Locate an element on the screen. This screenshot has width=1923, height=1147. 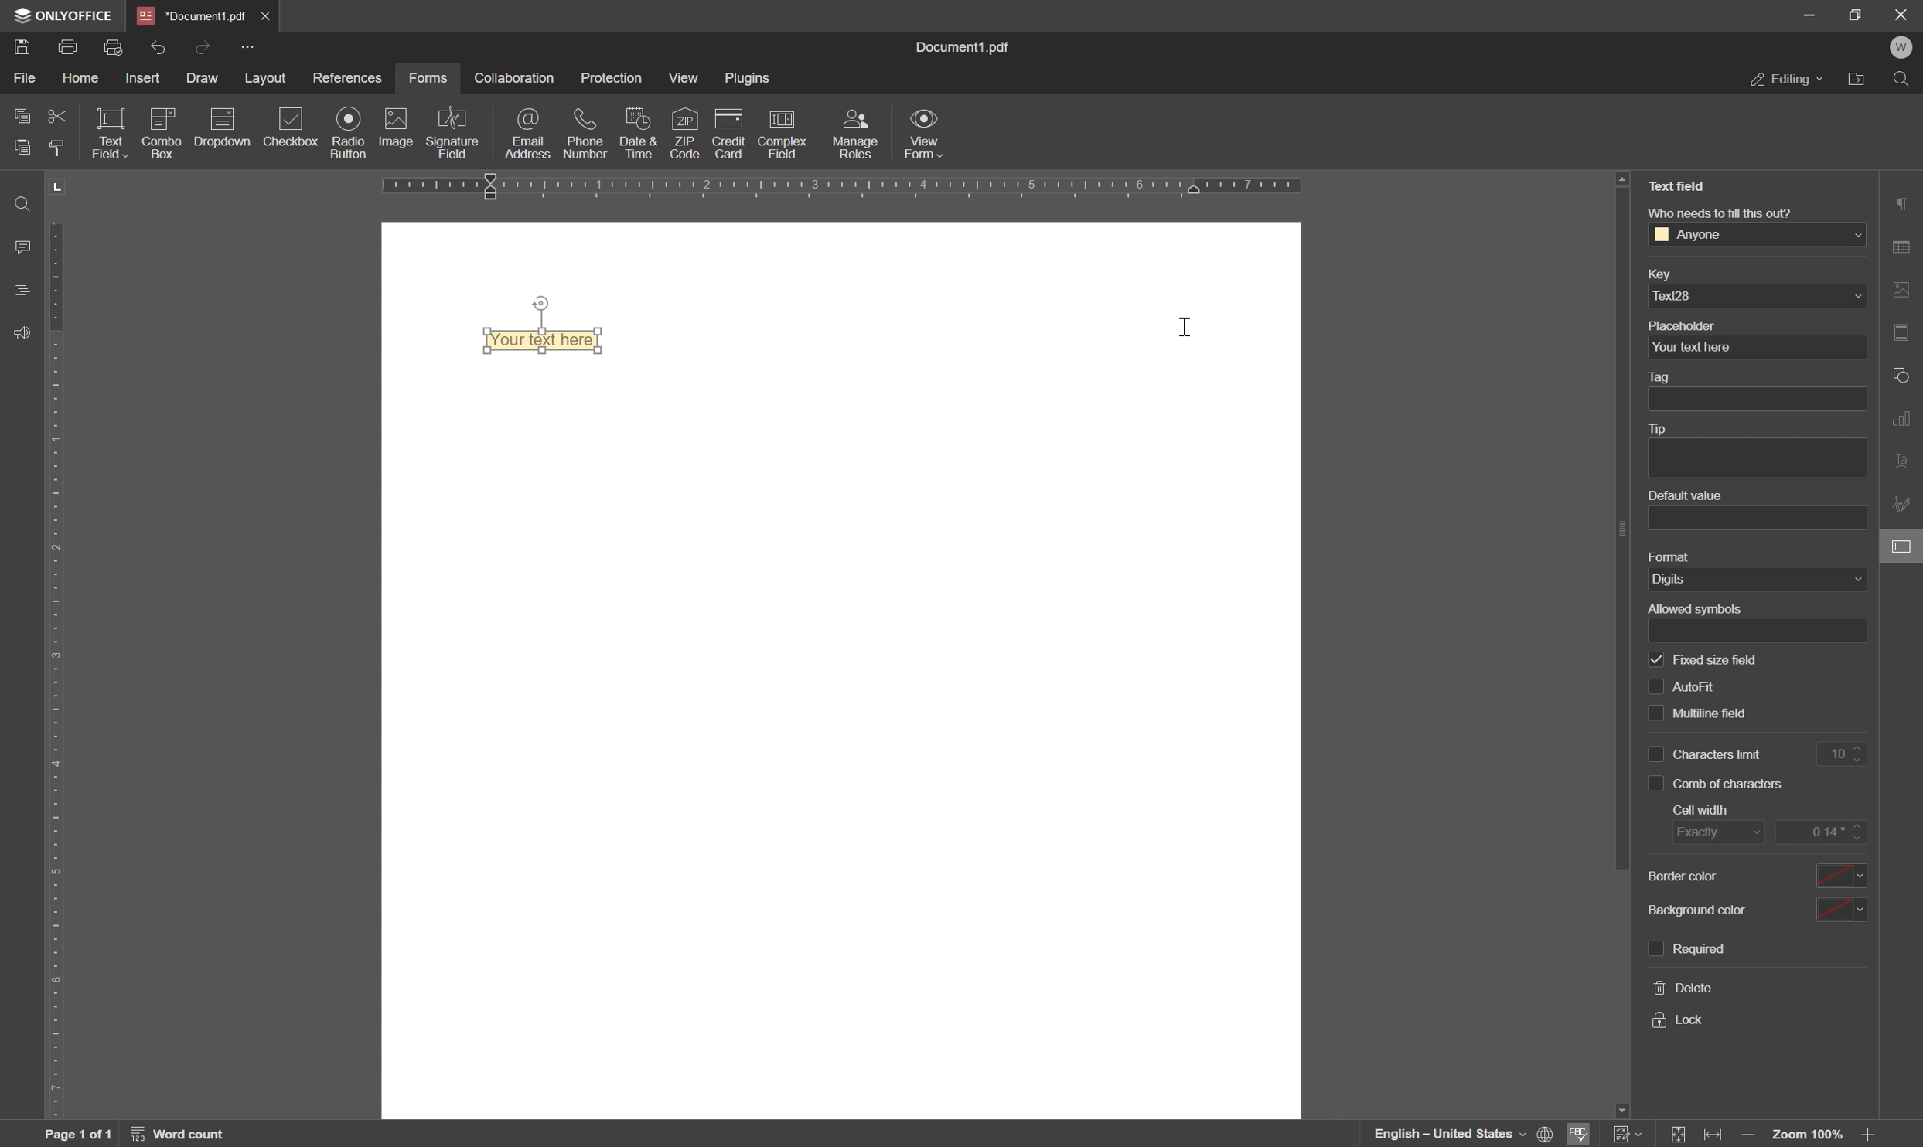
view is located at coordinates (686, 79).